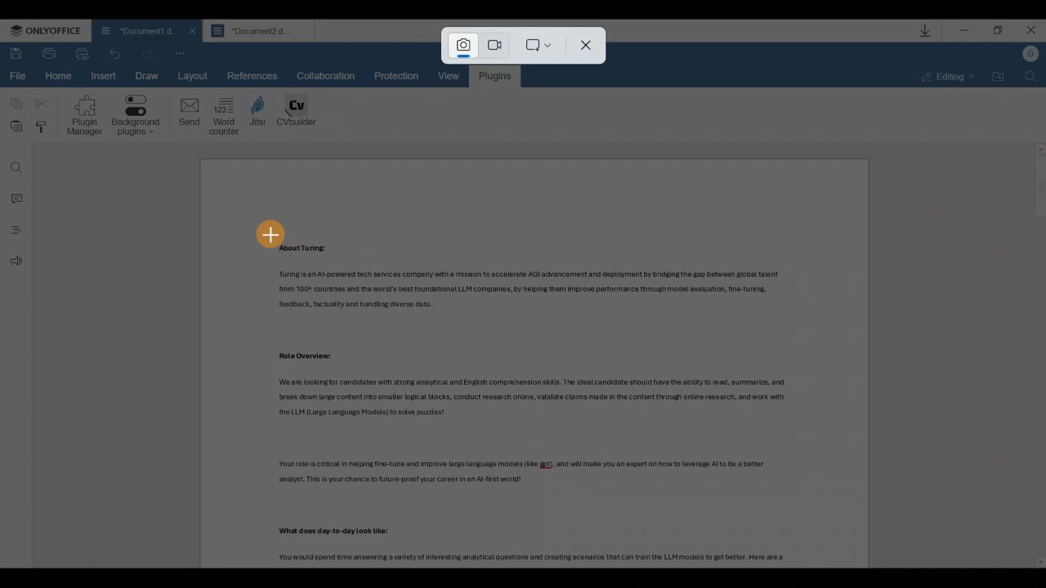 The image size is (1046, 588). I want to click on Snip, so click(494, 47).